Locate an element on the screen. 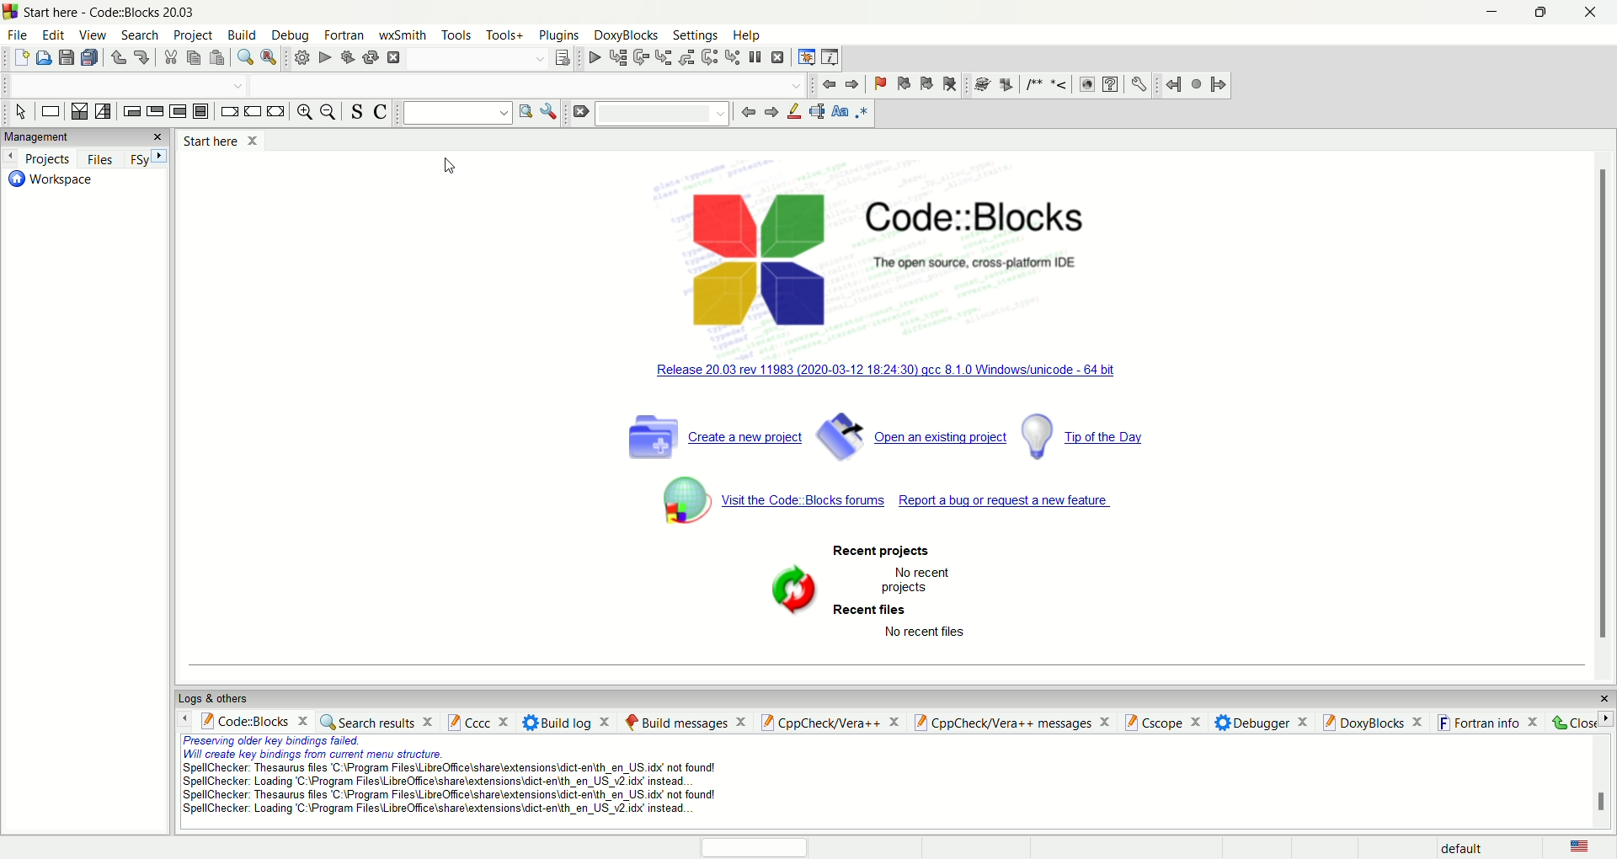  Code completion compiler is located at coordinates (529, 87).